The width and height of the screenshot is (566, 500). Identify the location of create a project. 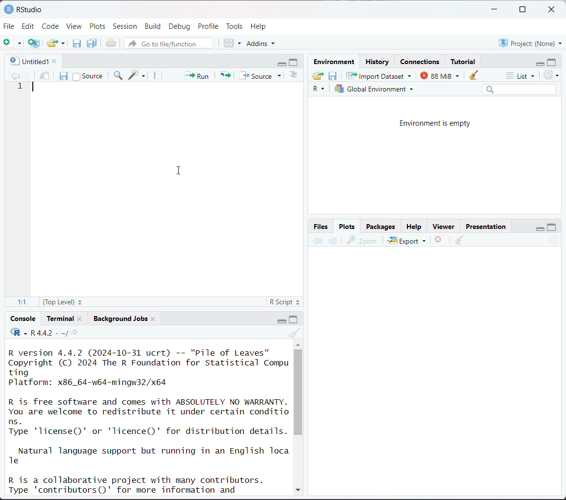
(34, 43).